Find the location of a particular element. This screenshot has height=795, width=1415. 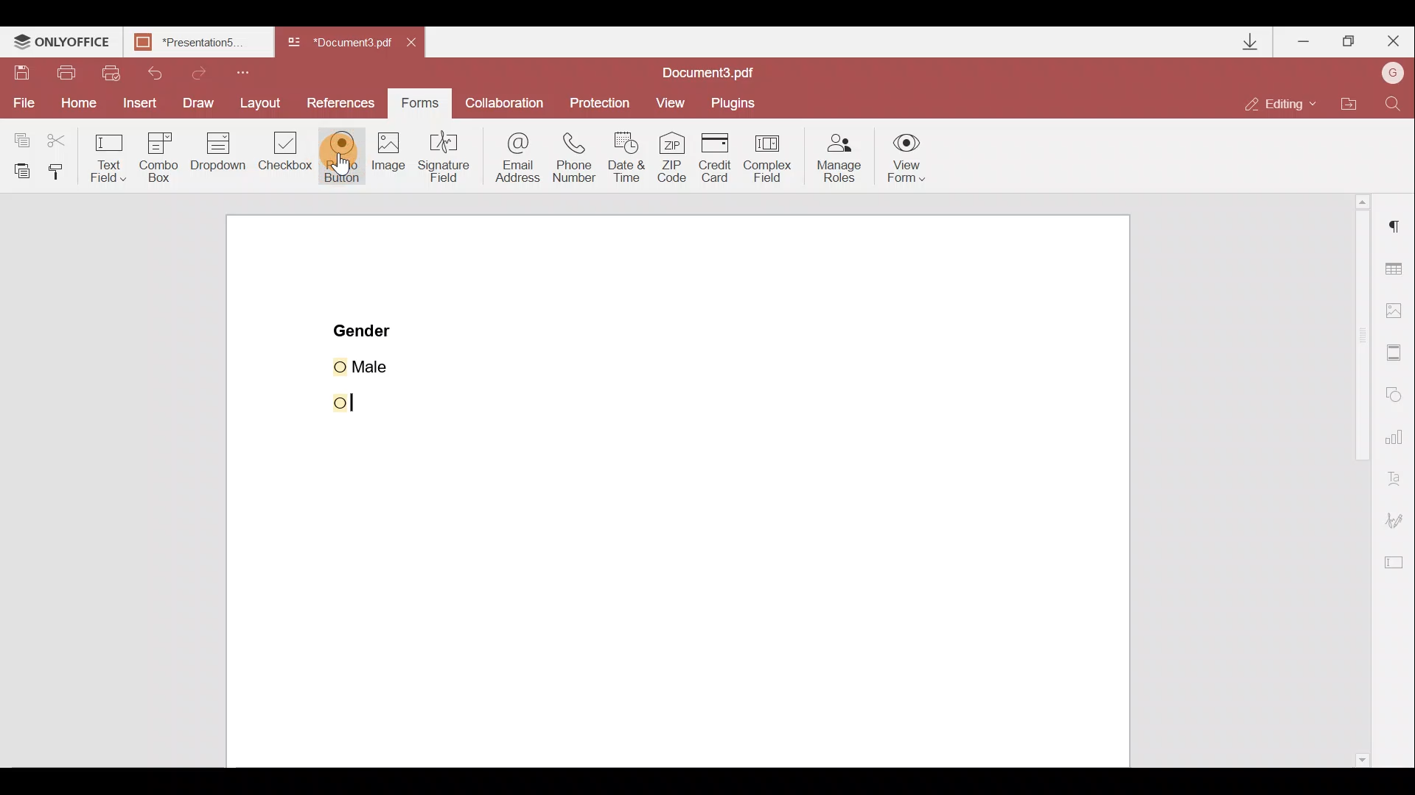

Scroll bar is located at coordinates (1350, 481).